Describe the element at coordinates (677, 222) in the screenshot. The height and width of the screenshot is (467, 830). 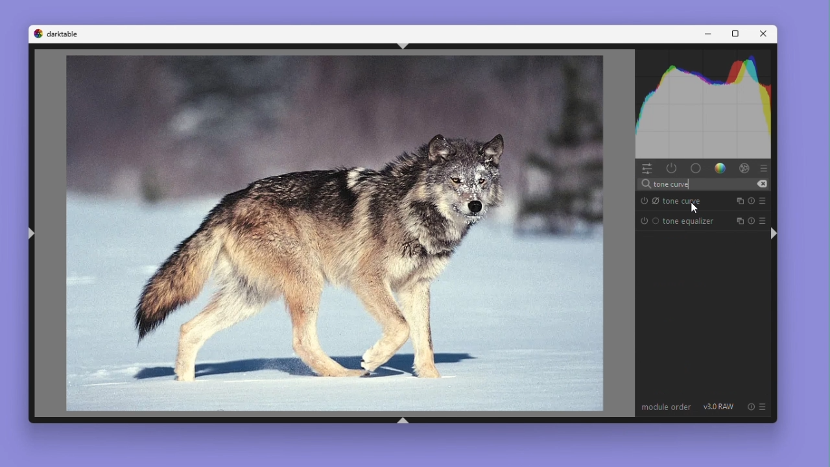
I see `Tone equaliser` at that location.